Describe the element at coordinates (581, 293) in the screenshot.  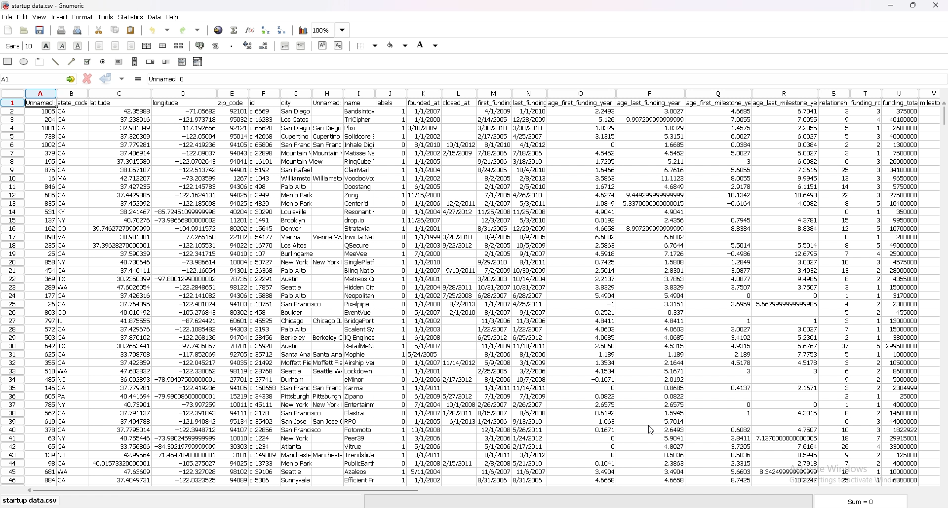
I see `data` at that location.